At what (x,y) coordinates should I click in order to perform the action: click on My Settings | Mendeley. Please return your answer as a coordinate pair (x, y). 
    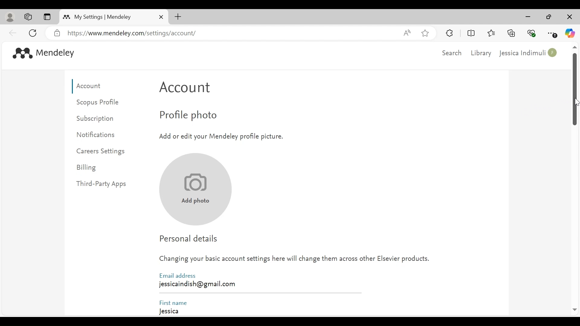
    Looking at the image, I should click on (103, 17).